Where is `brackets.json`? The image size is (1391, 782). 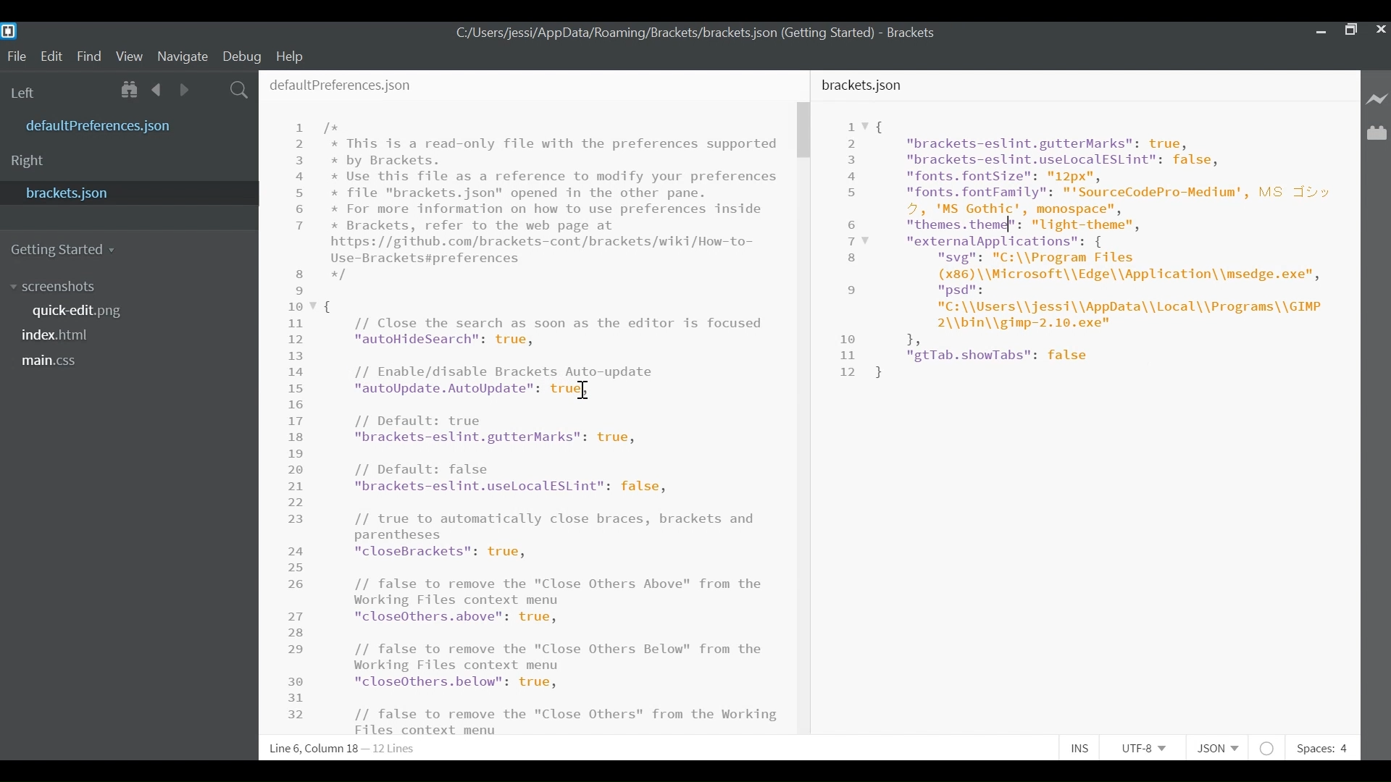
brackets.json is located at coordinates (125, 193).